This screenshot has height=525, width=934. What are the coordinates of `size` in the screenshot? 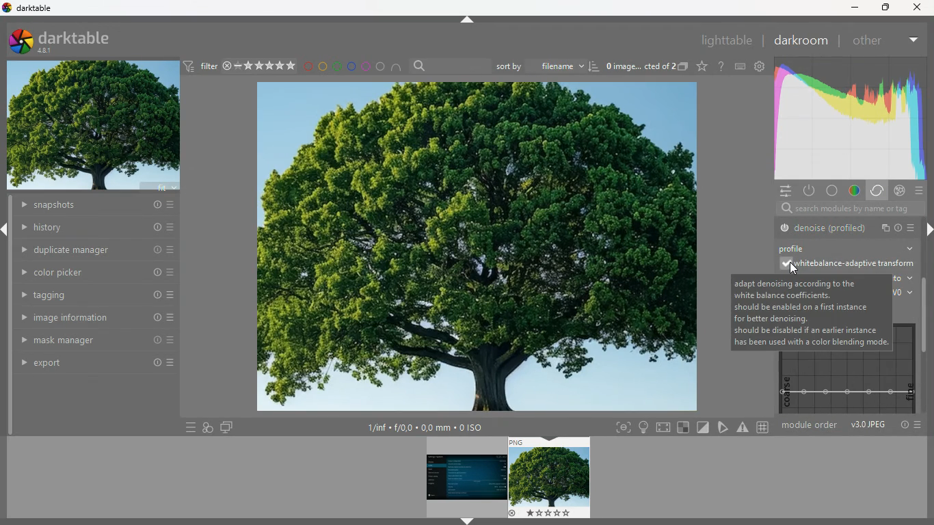 It's located at (425, 428).